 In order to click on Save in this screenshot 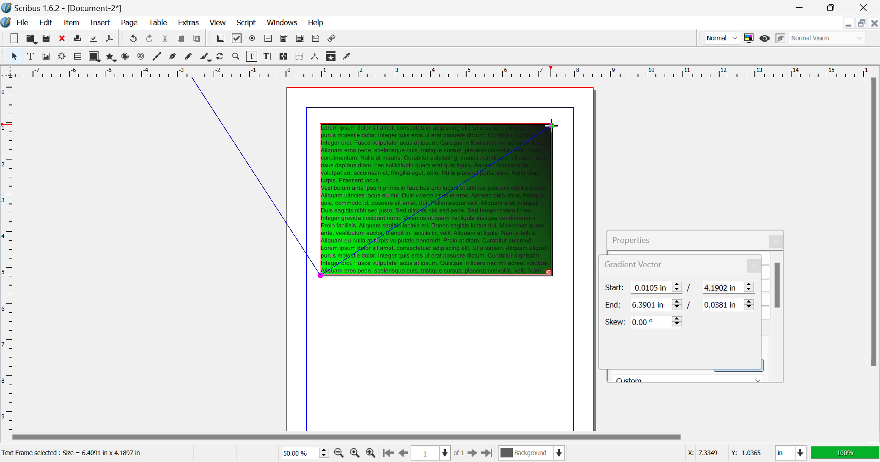, I will do `click(46, 38)`.